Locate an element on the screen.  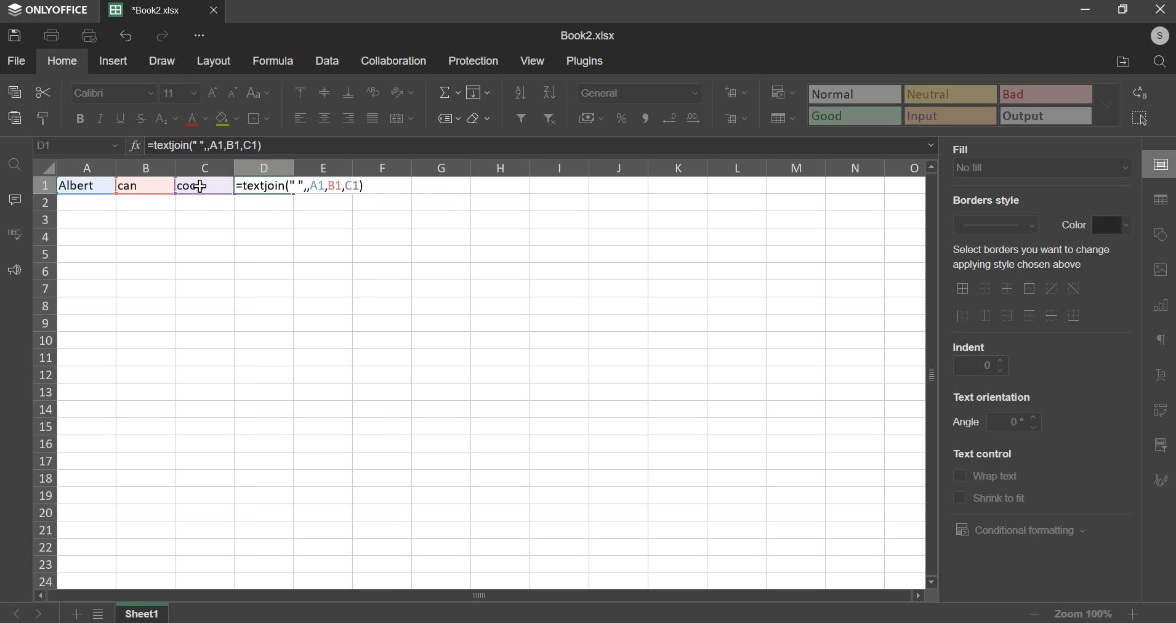
text is located at coordinates (1001, 500).